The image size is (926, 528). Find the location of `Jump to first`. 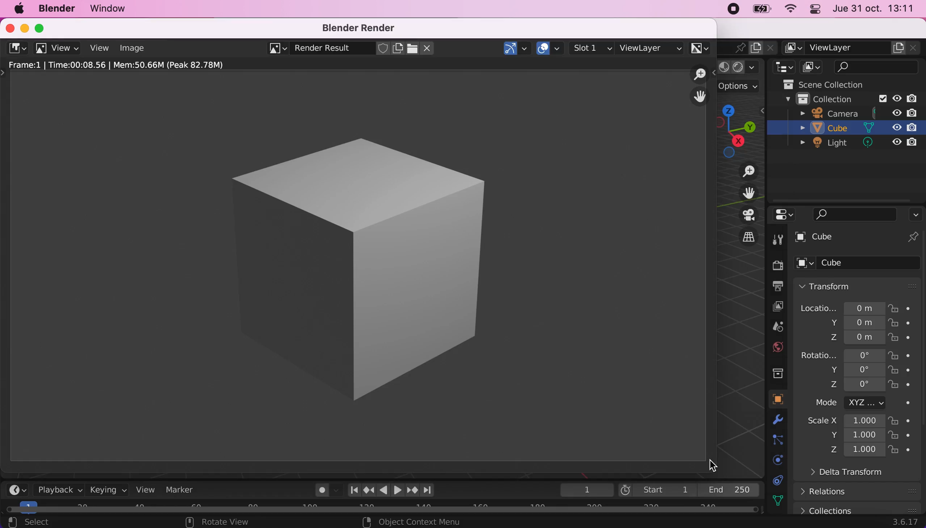

Jump to first is located at coordinates (351, 490).